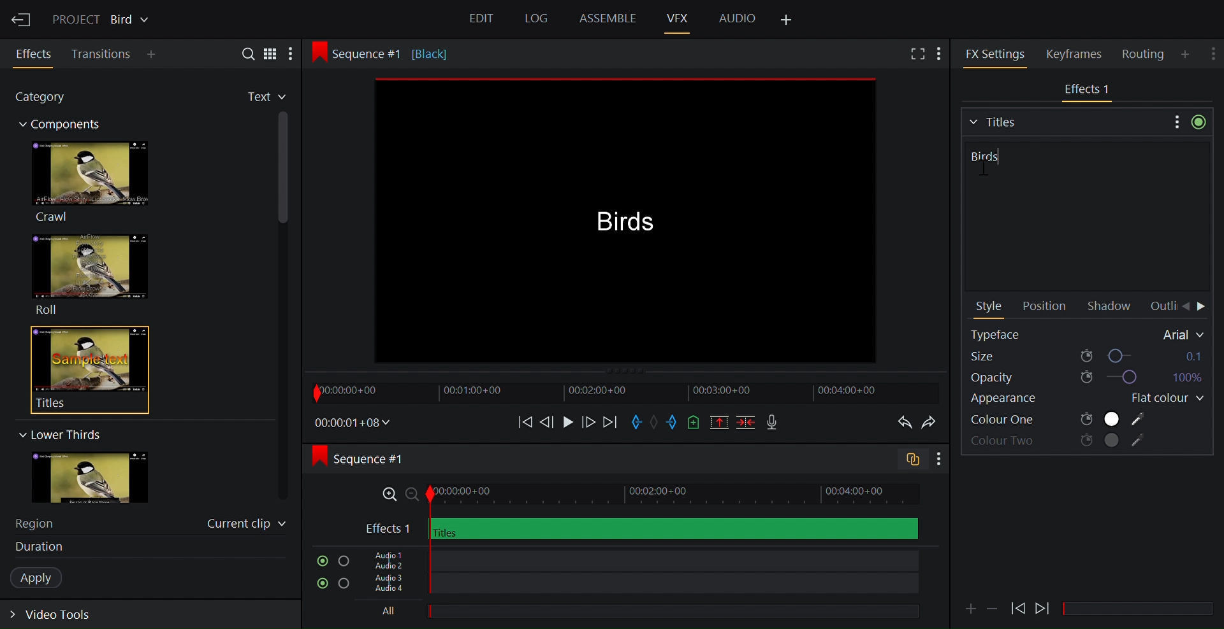  What do you see at coordinates (243, 53) in the screenshot?
I see `Search` at bounding box center [243, 53].